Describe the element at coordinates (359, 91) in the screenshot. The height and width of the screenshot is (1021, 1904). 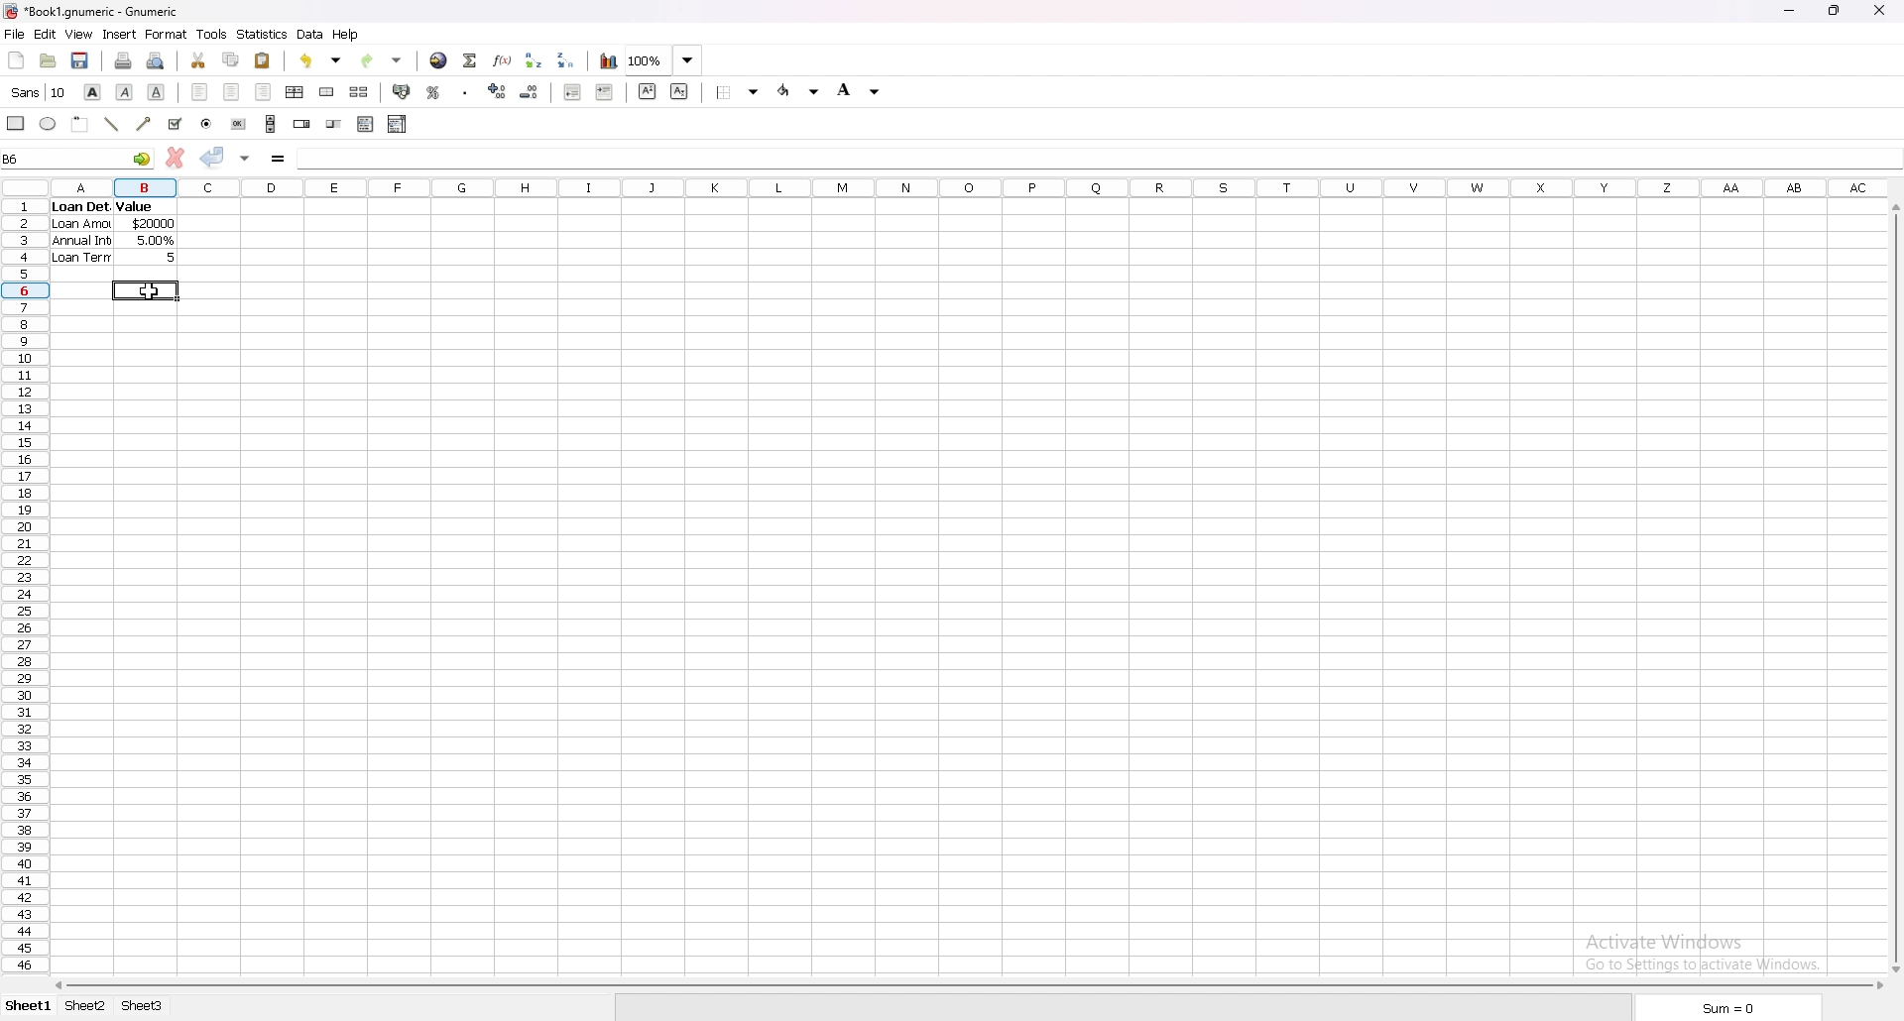
I see `split merged cells` at that location.